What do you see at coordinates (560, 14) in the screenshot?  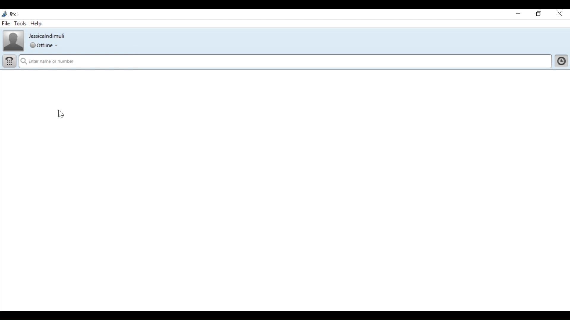 I see `Close` at bounding box center [560, 14].